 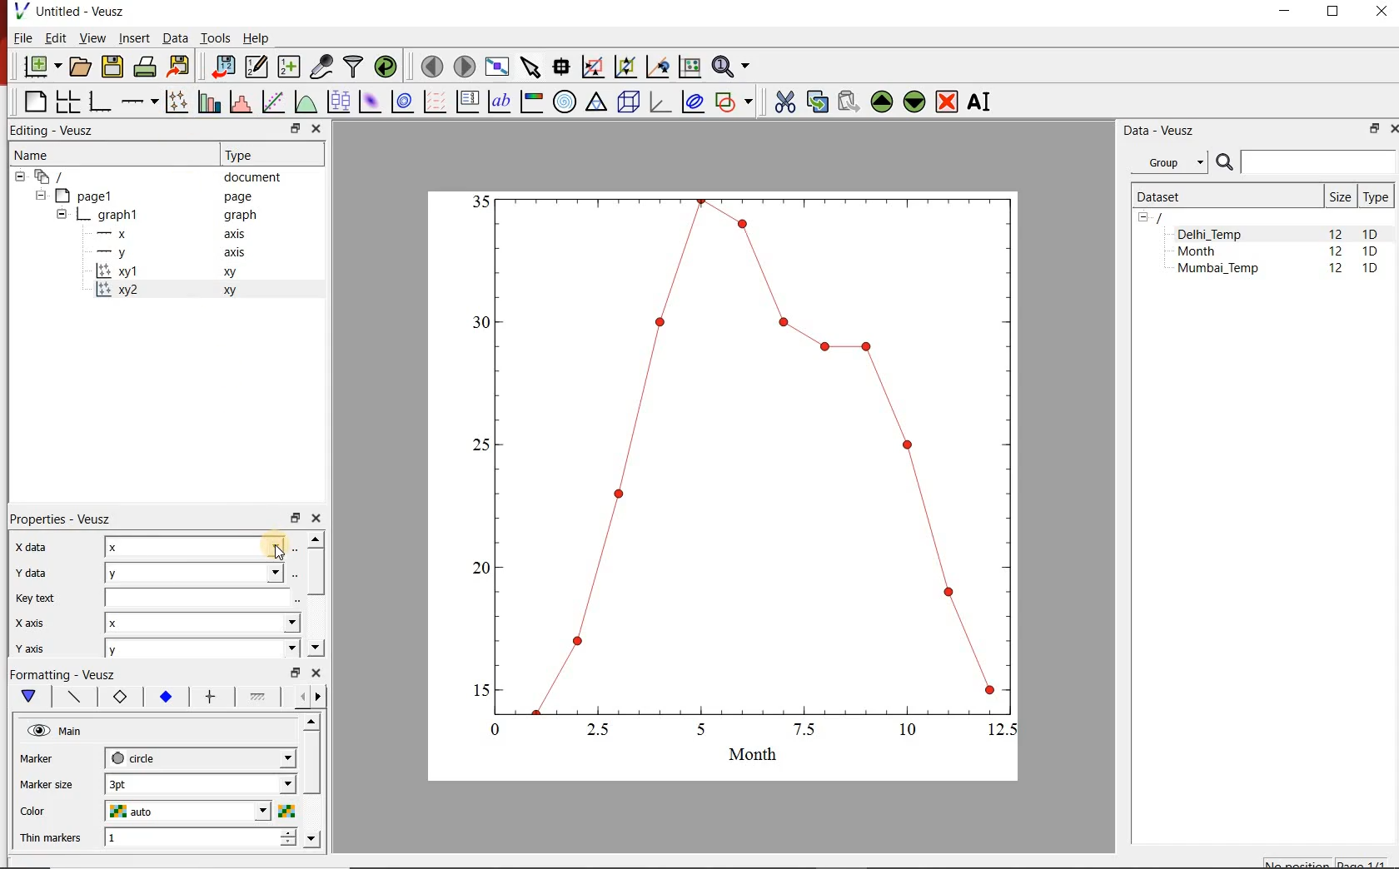 I want to click on save the document, so click(x=112, y=67).